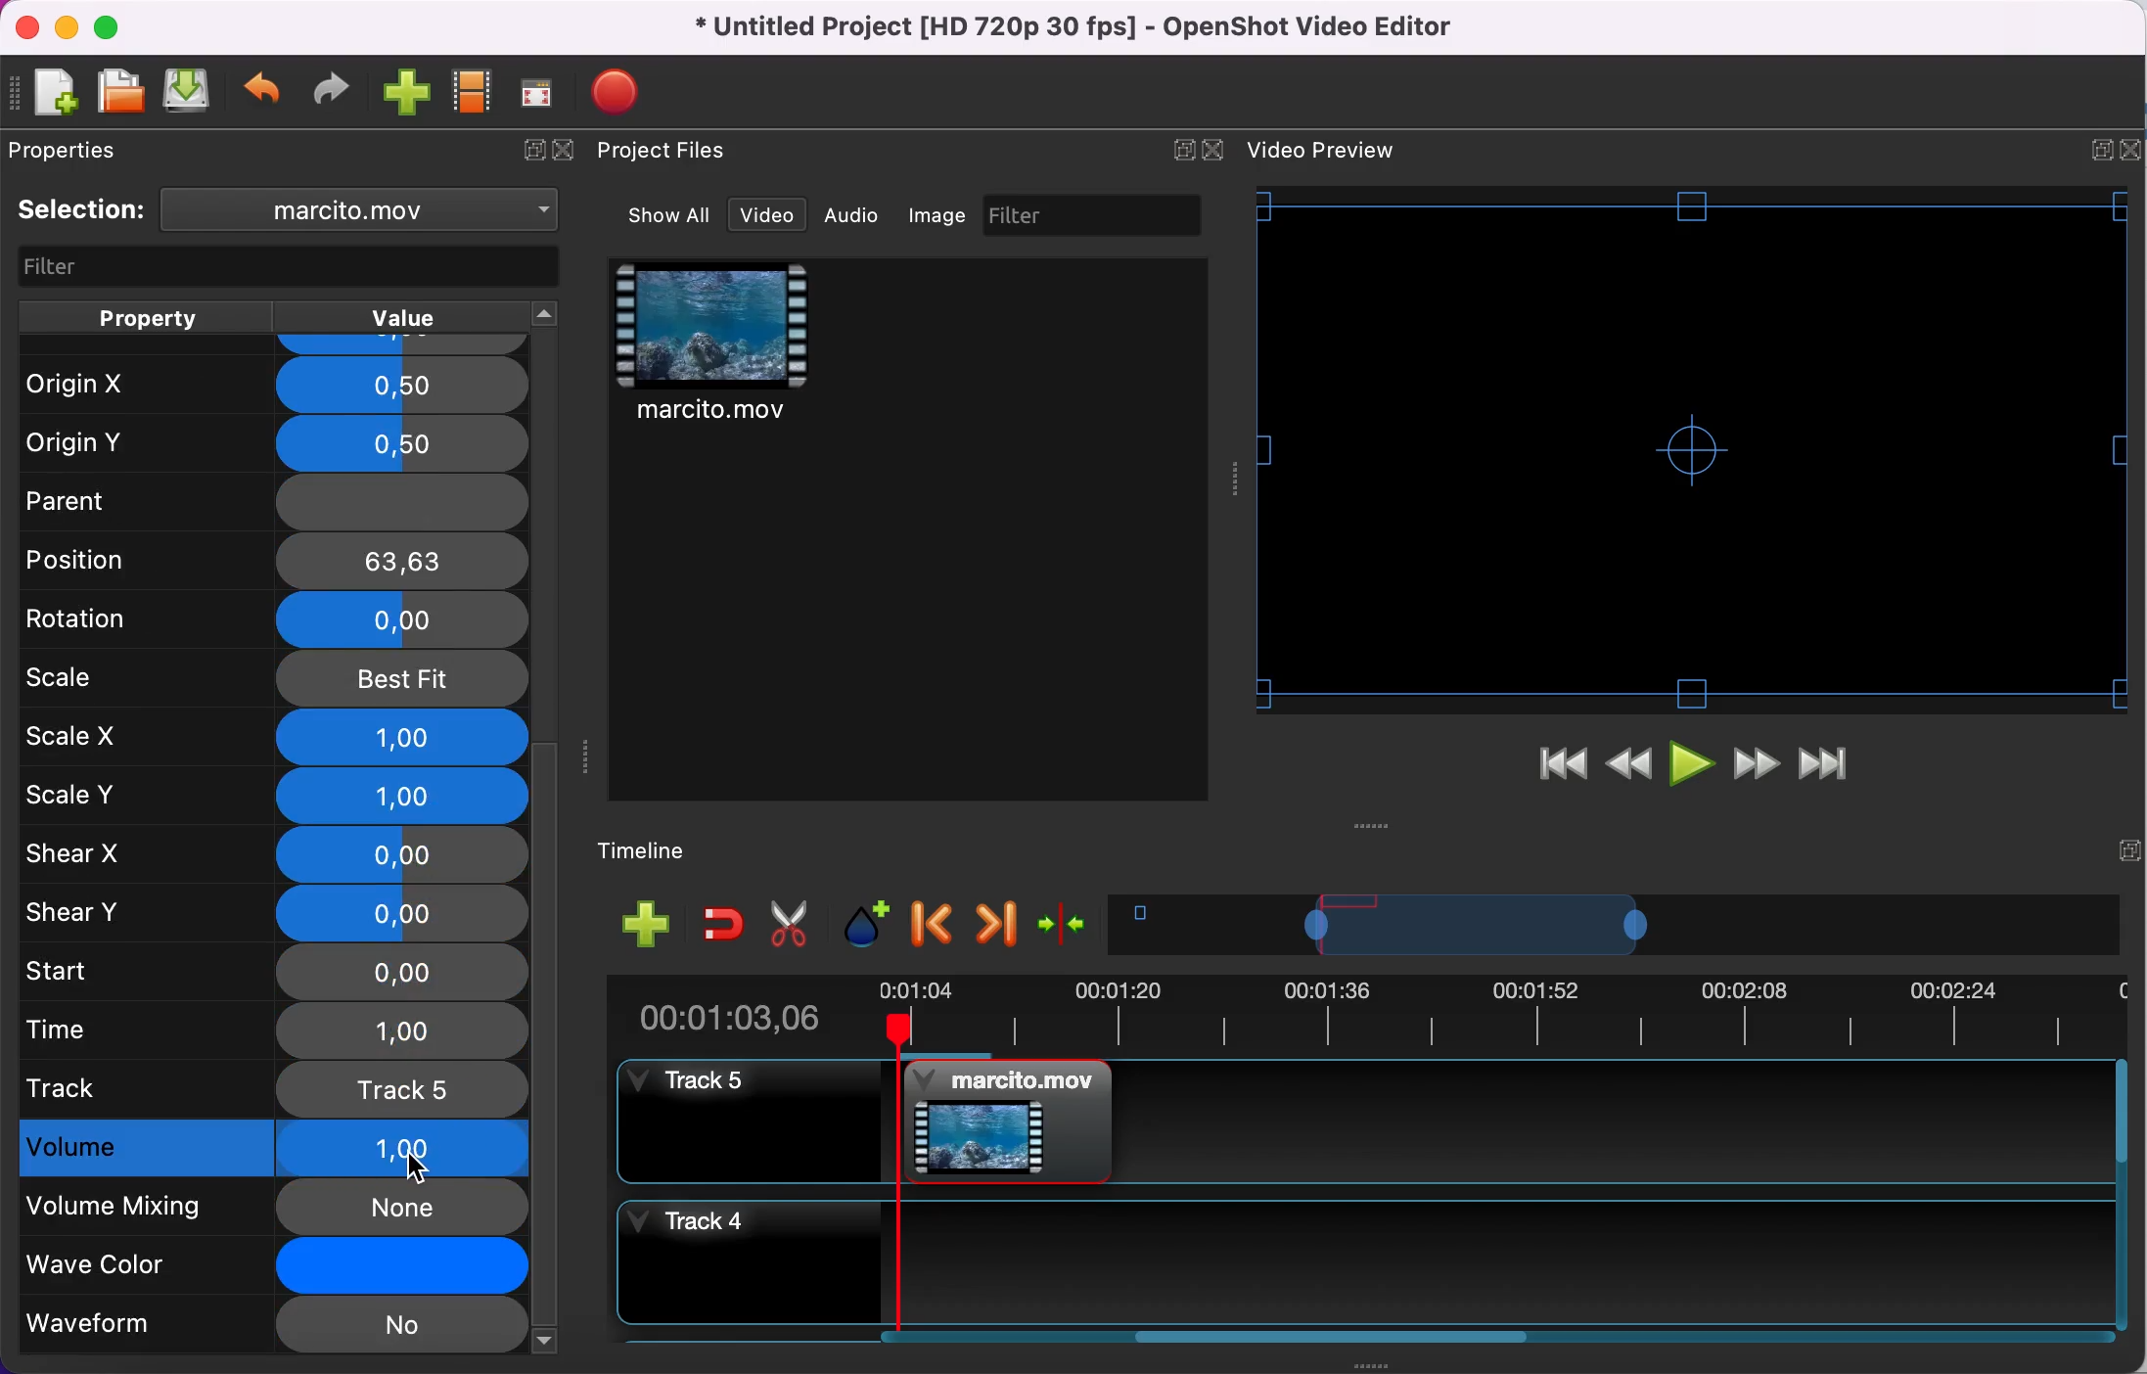 The height and width of the screenshot is (1374, 2147). Describe the element at coordinates (1824, 766) in the screenshot. I see `jump to end` at that location.